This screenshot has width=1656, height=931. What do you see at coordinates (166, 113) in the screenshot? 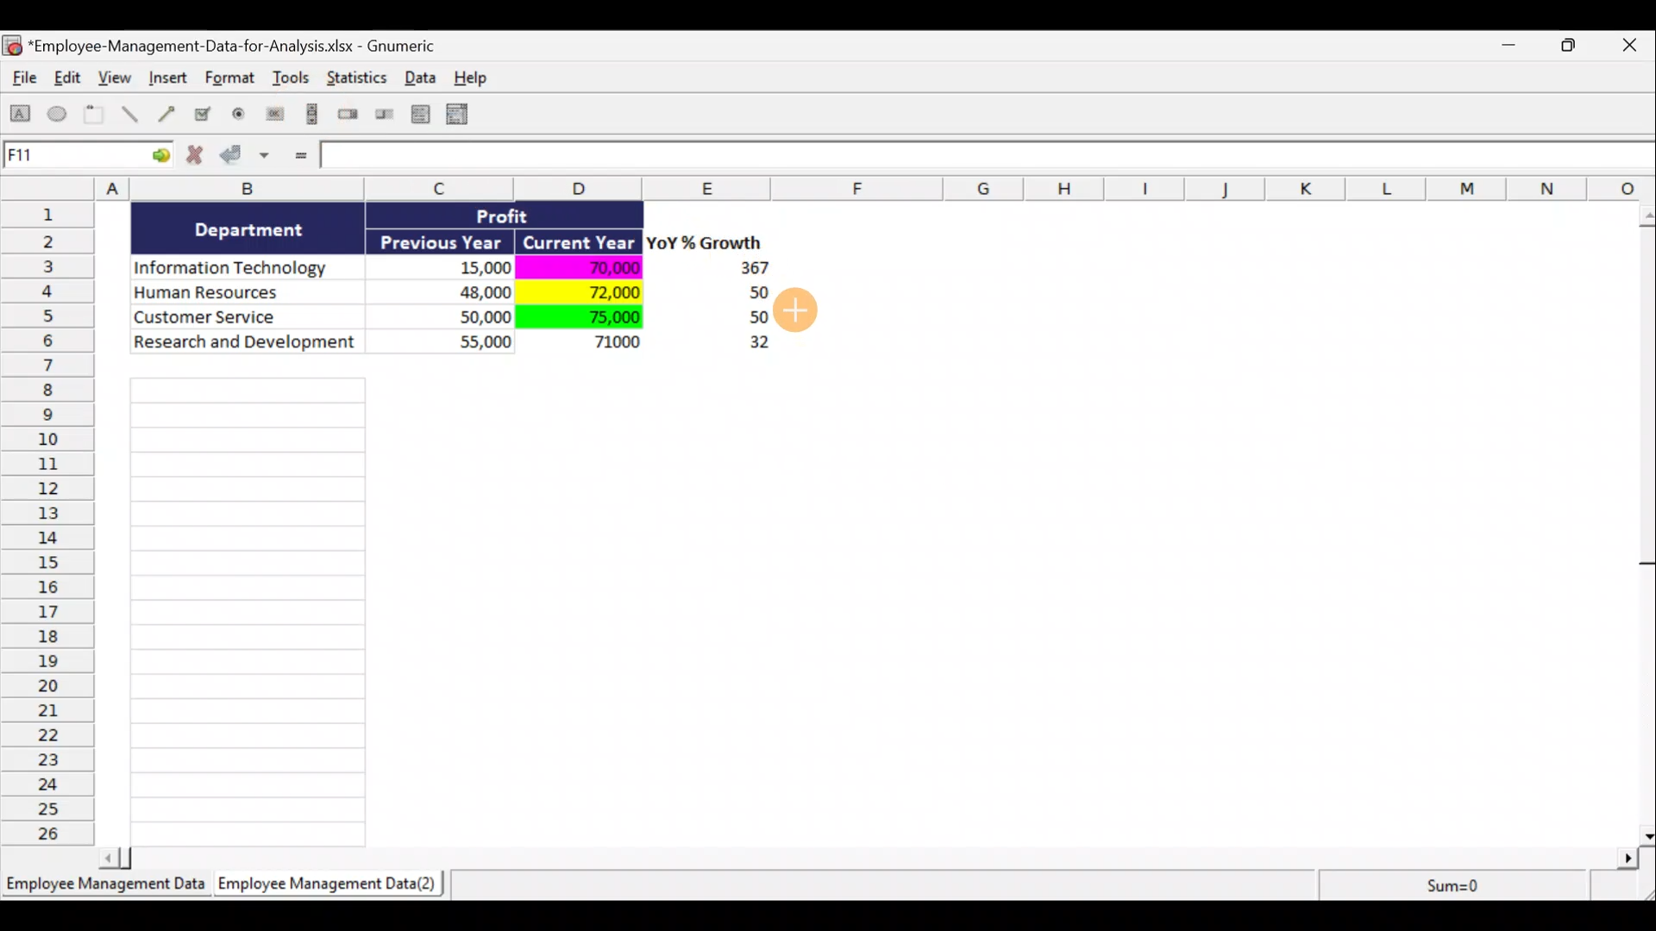
I see `Create an arrow object` at bounding box center [166, 113].